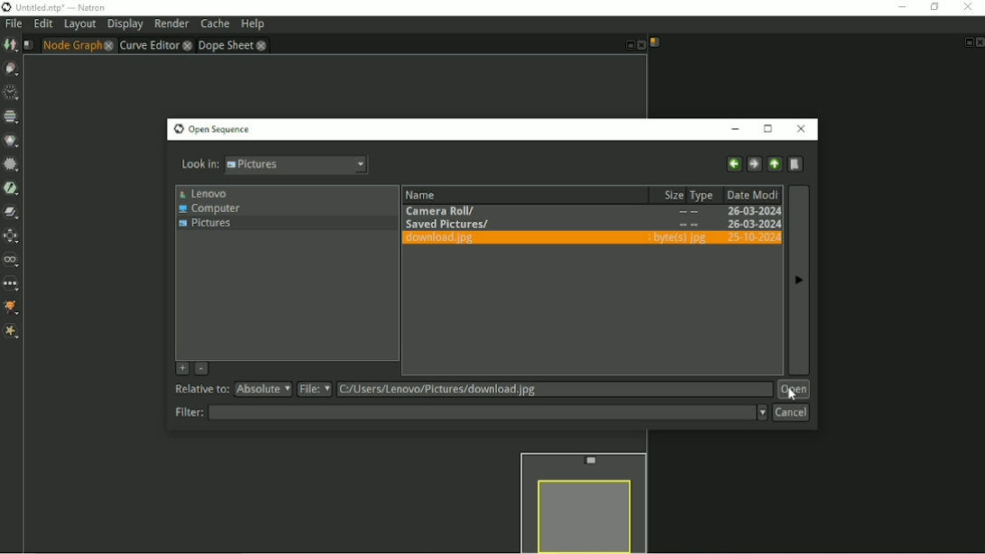 Image resolution: width=985 pixels, height=554 pixels. What do you see at coordinates (13, 309) in the screenshot?
I see `GMIC` at bounding box center [13, 309].